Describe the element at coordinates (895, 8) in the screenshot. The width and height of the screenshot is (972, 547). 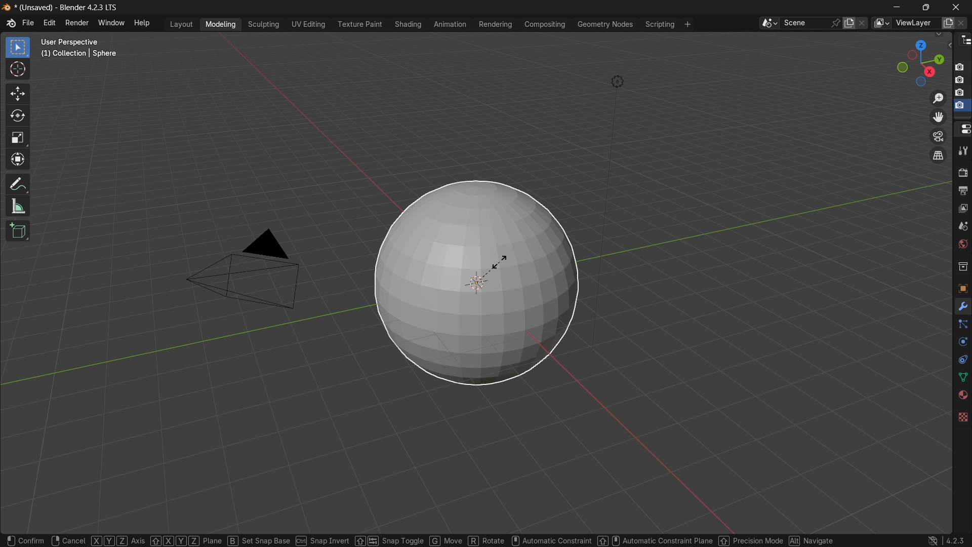
I see `minimize` at that location.